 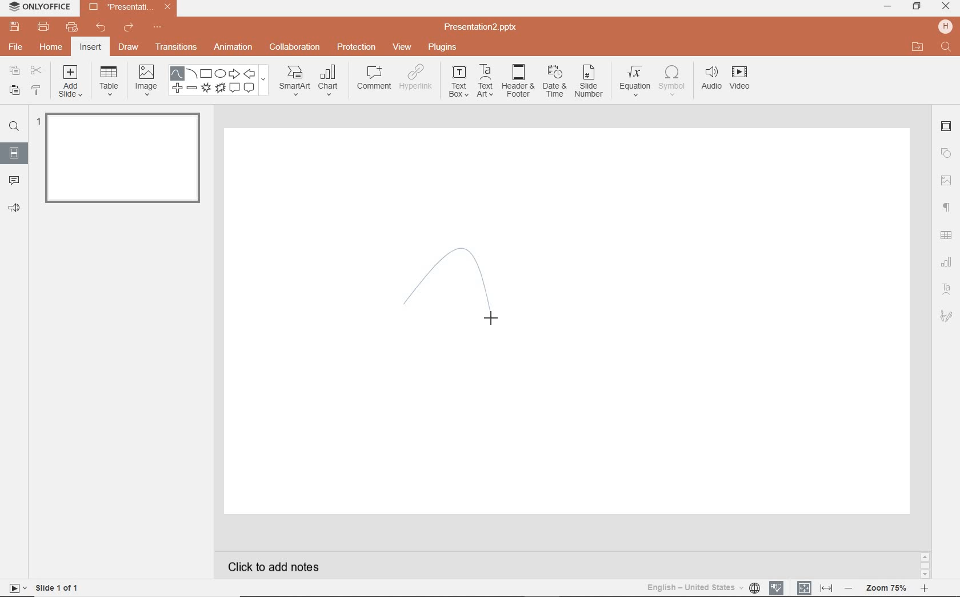 I want to click on INSERT, so click(x=91, y=47).